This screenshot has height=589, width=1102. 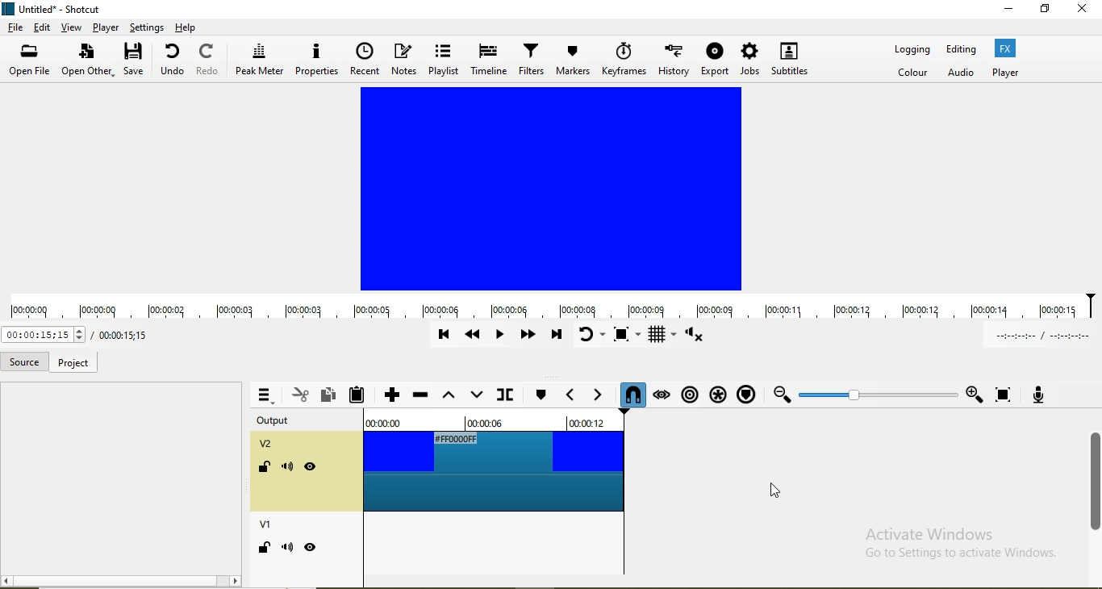 What do you see at coordinates (405, 59) in the screenshot?
I see `notes` at bounding box center [405, 59].